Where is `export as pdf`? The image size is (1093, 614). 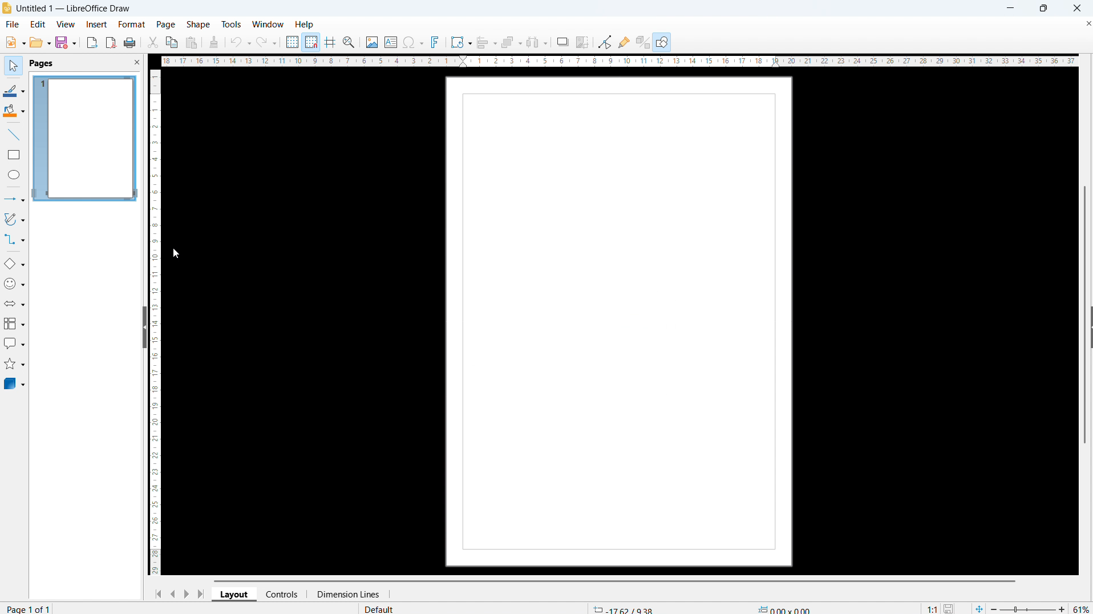 export as pdf is located at coordinates (111, 42).